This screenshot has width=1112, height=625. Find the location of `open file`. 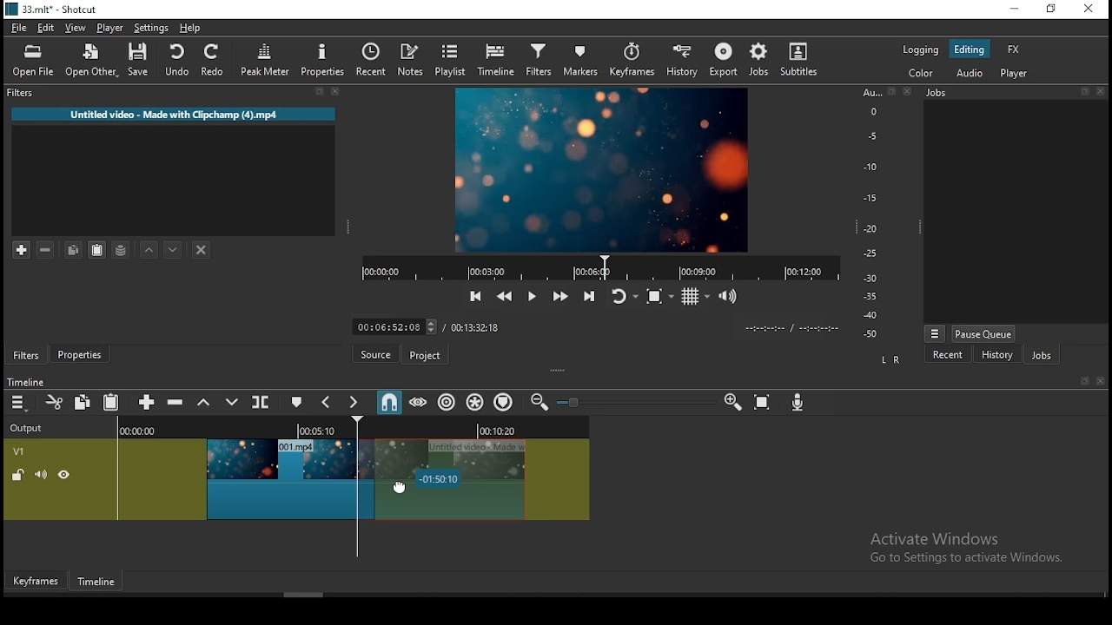

open file is located at coordinates (34, 62).